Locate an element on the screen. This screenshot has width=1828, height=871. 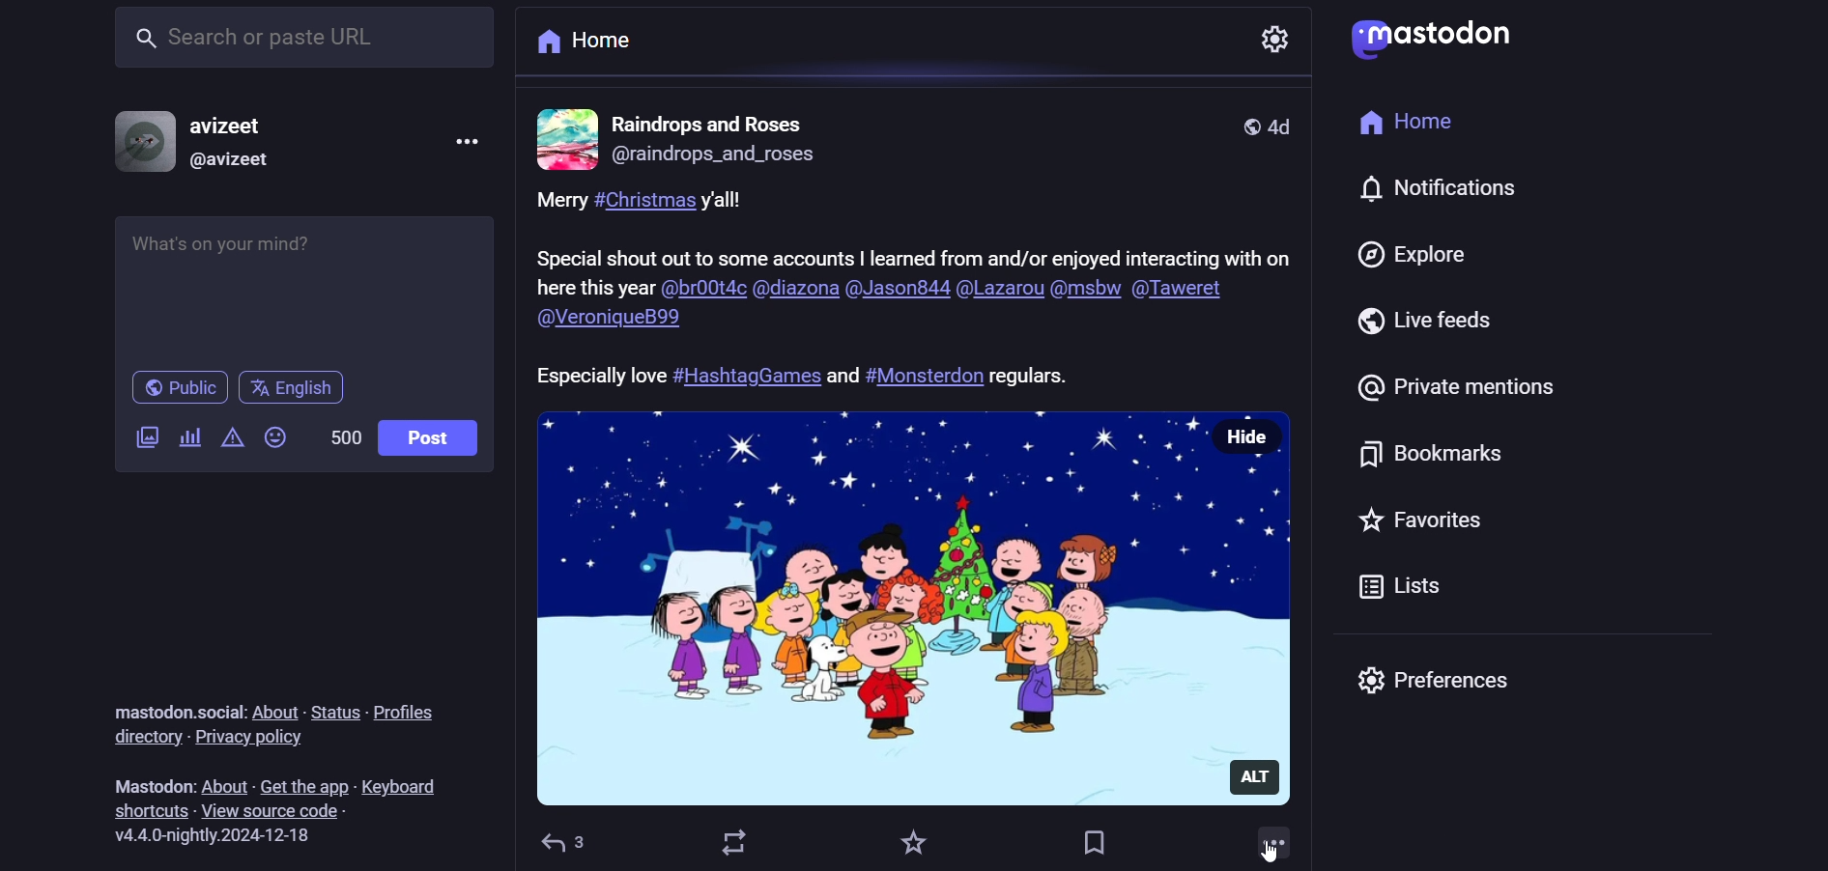
menu is located at coordinates (470, 139).